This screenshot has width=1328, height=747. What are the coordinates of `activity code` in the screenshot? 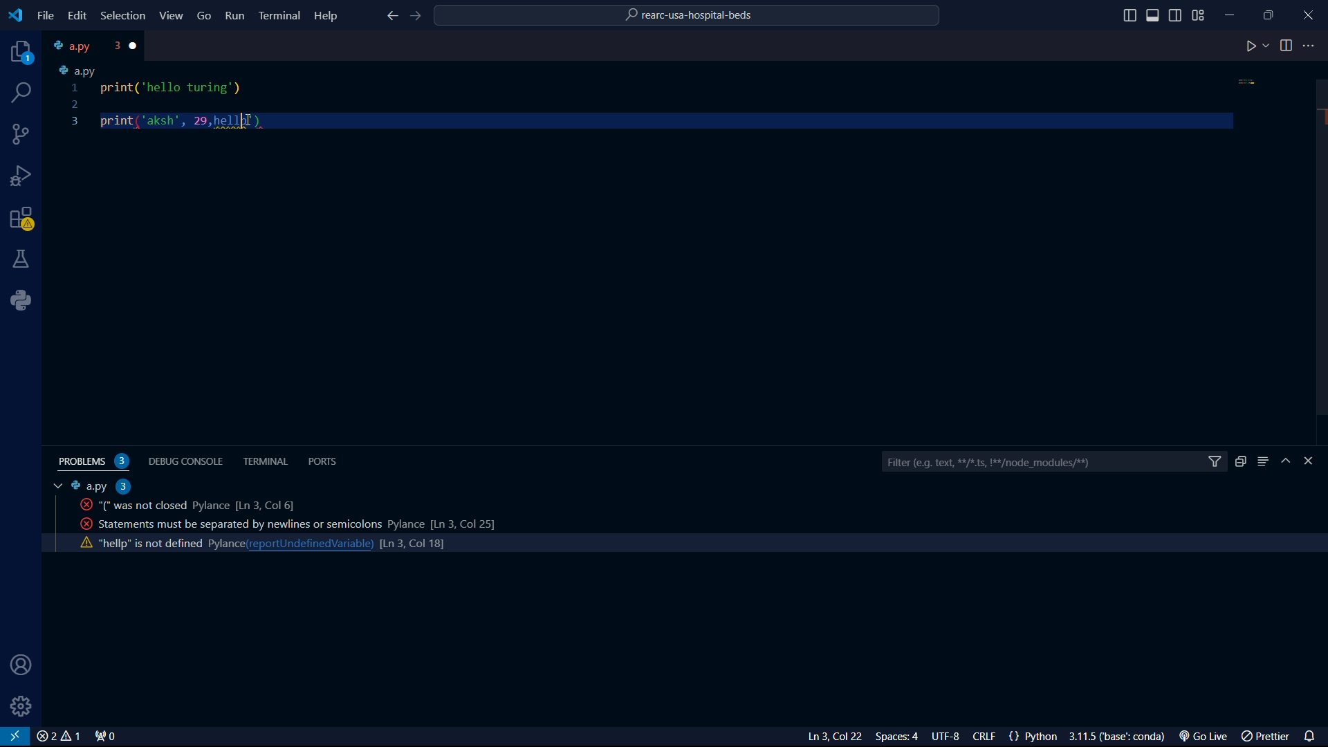 It's located at (183, 505).